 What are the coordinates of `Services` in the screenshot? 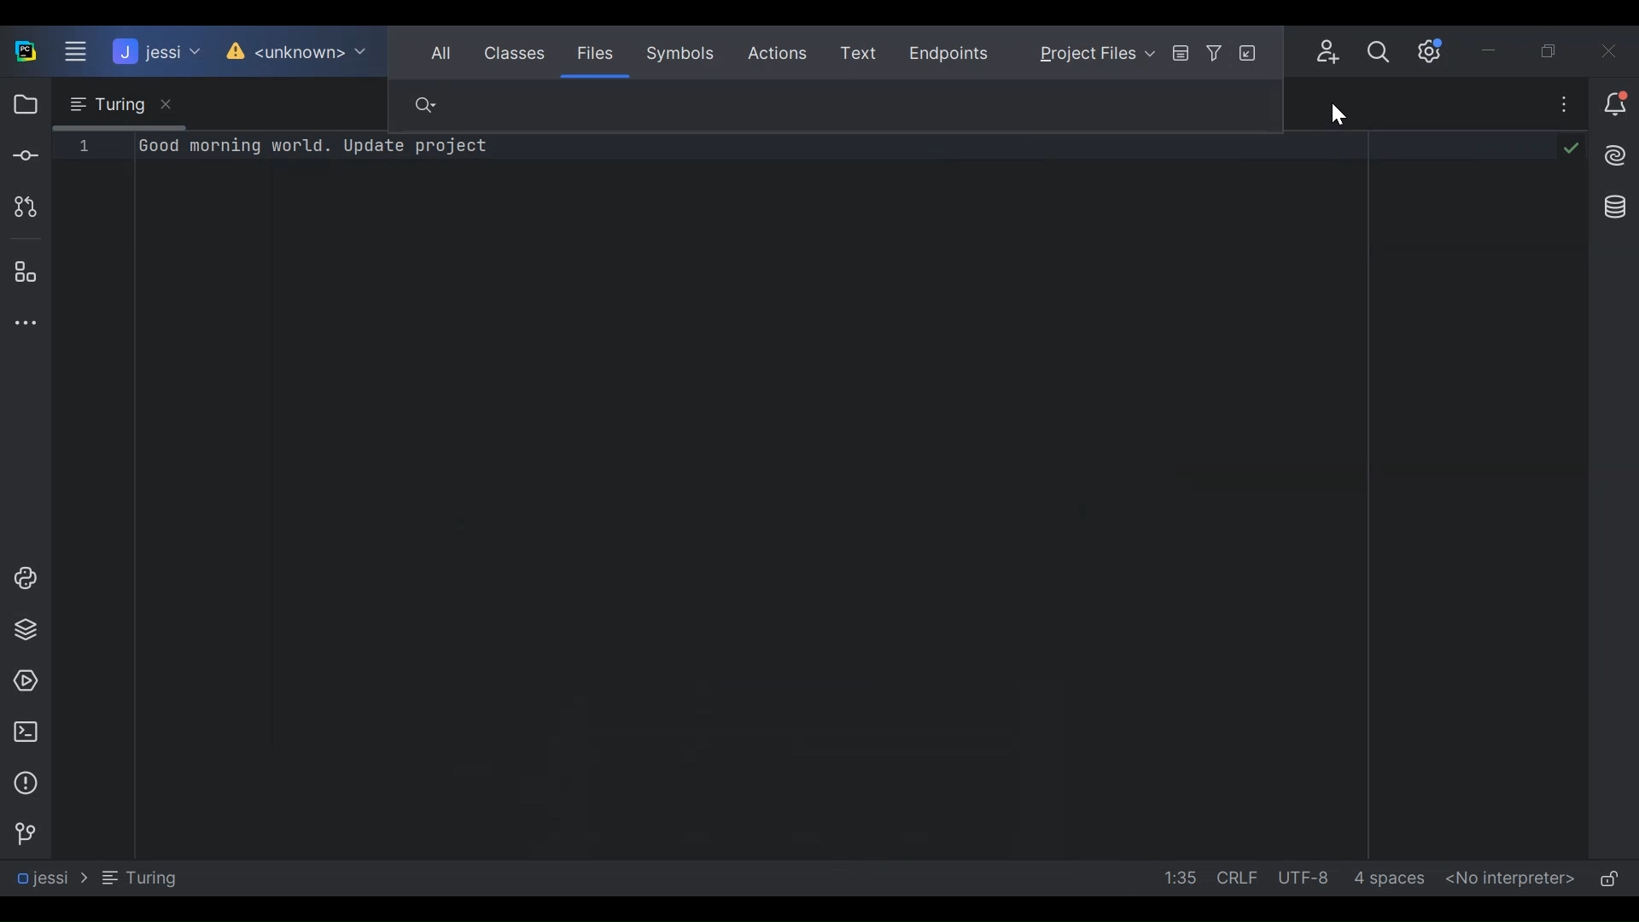 It's located at (21, 680).